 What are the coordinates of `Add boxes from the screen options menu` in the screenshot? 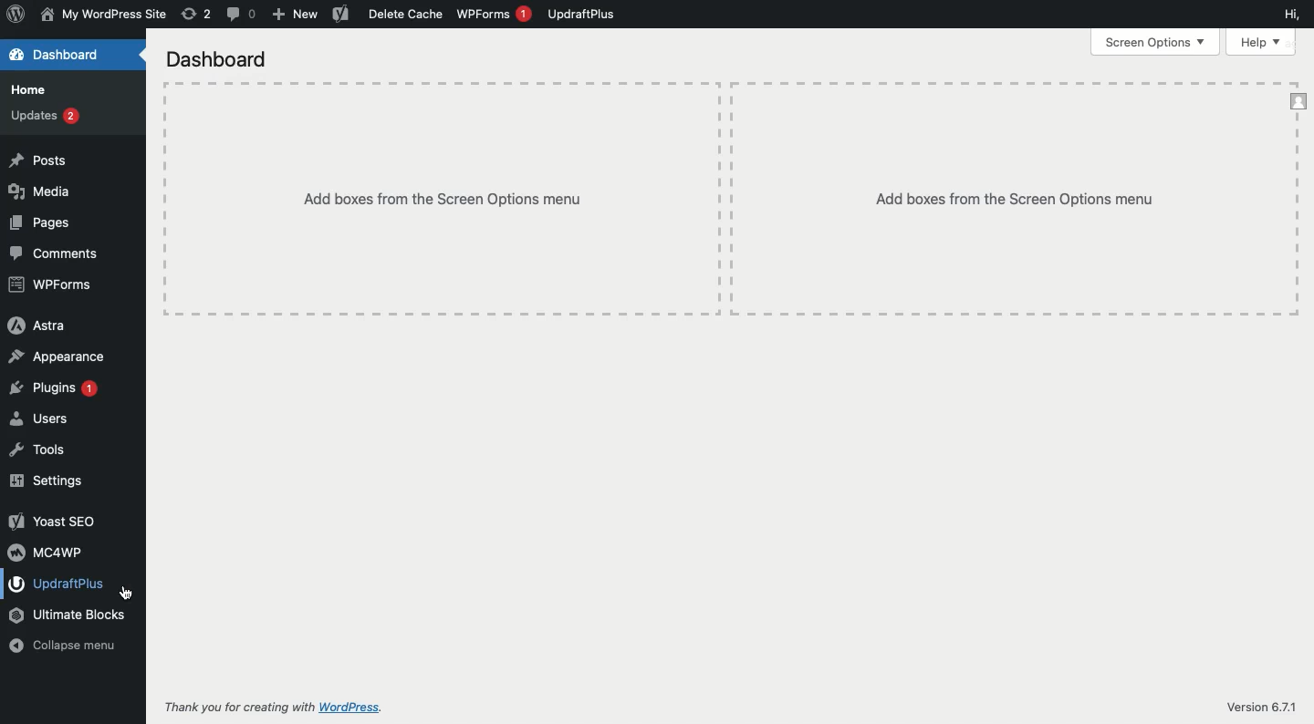 It's located at (730, 200).